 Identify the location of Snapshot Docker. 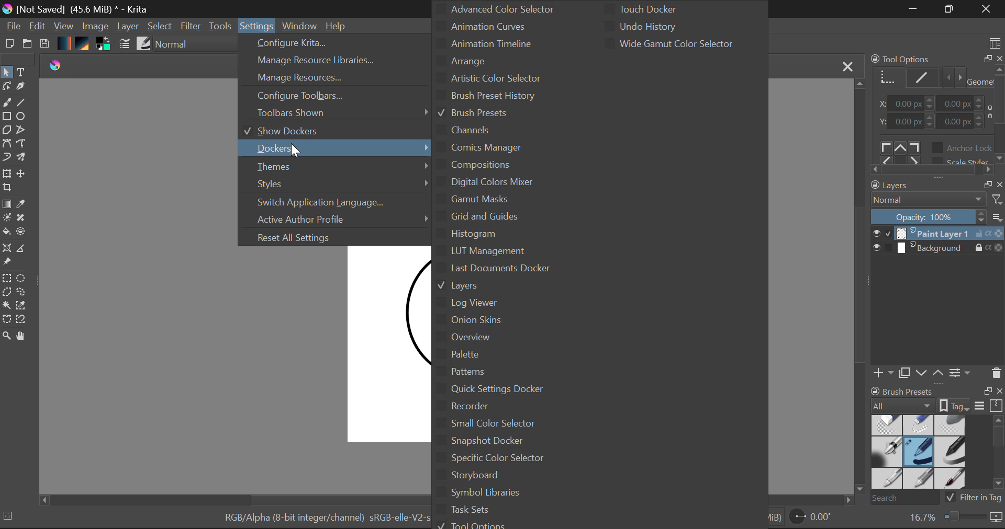
(503, 441).